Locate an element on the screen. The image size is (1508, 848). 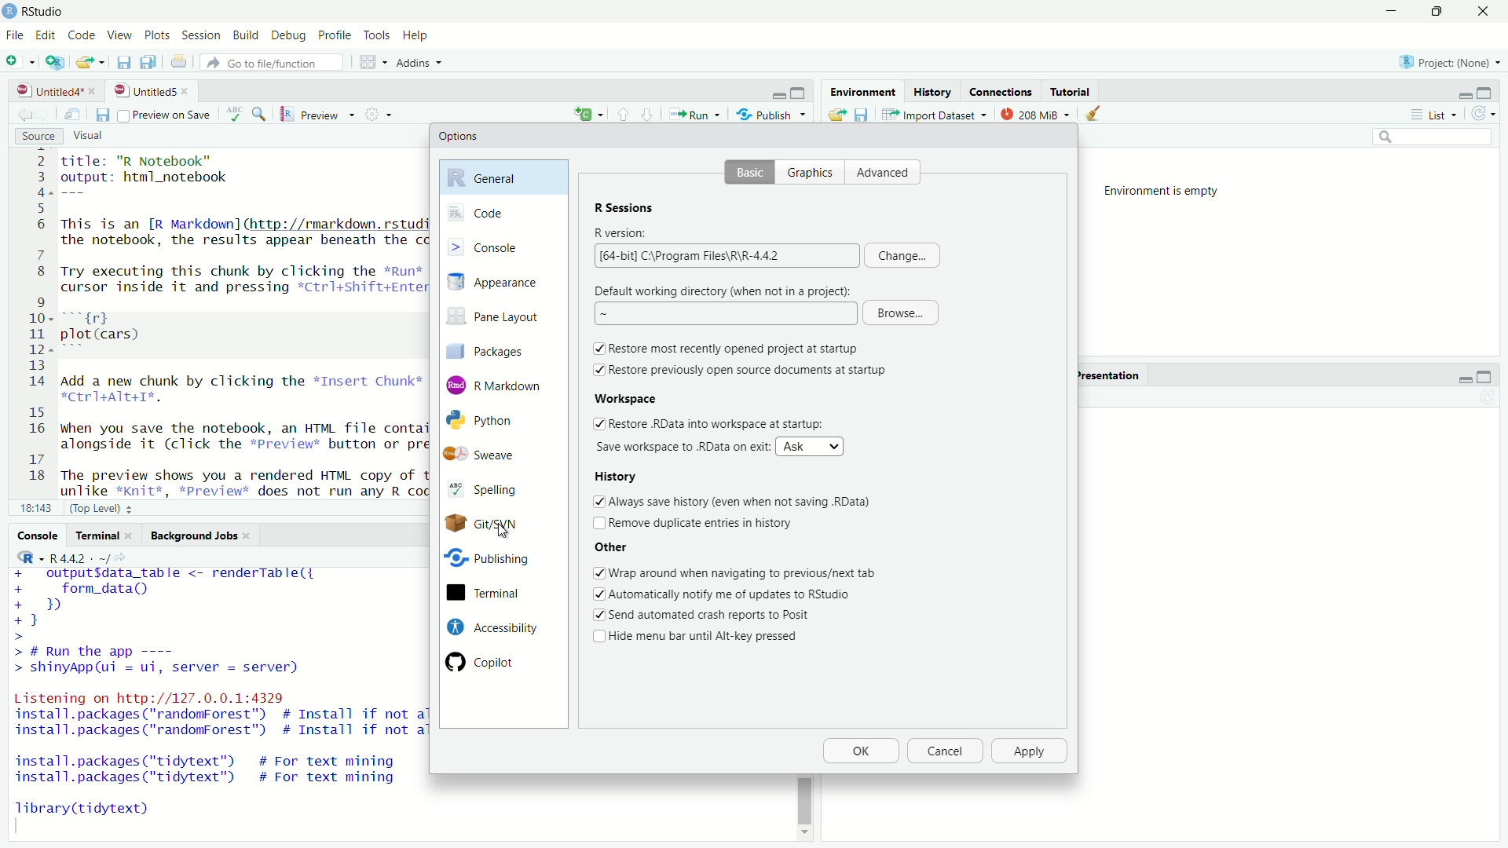
Packages is located at coordinates (498, 350).